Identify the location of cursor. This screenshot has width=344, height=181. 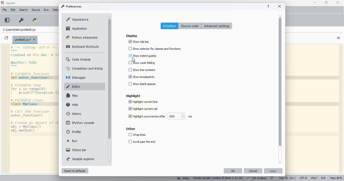
(133, 60).